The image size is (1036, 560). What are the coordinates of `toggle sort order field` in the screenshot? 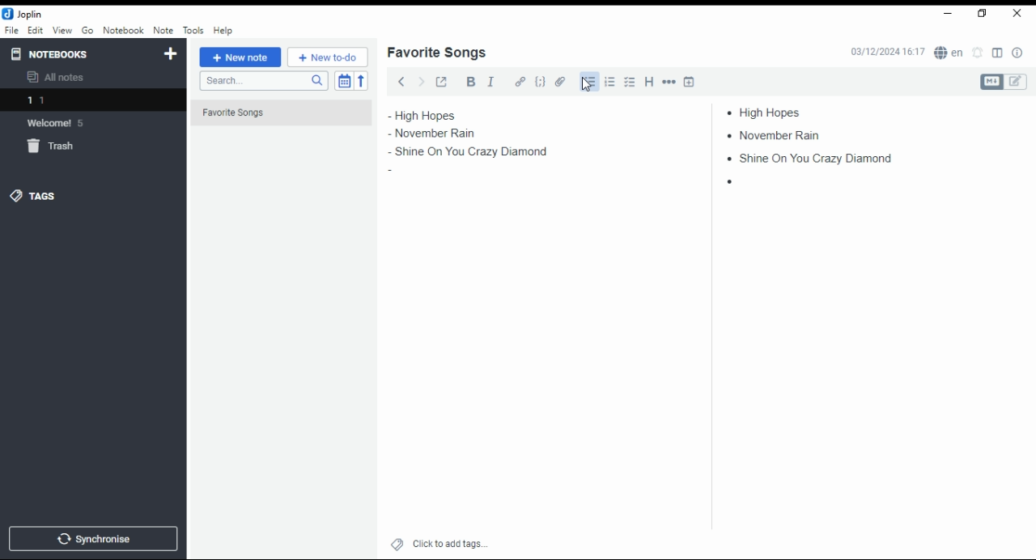 It's located at (344, 81).